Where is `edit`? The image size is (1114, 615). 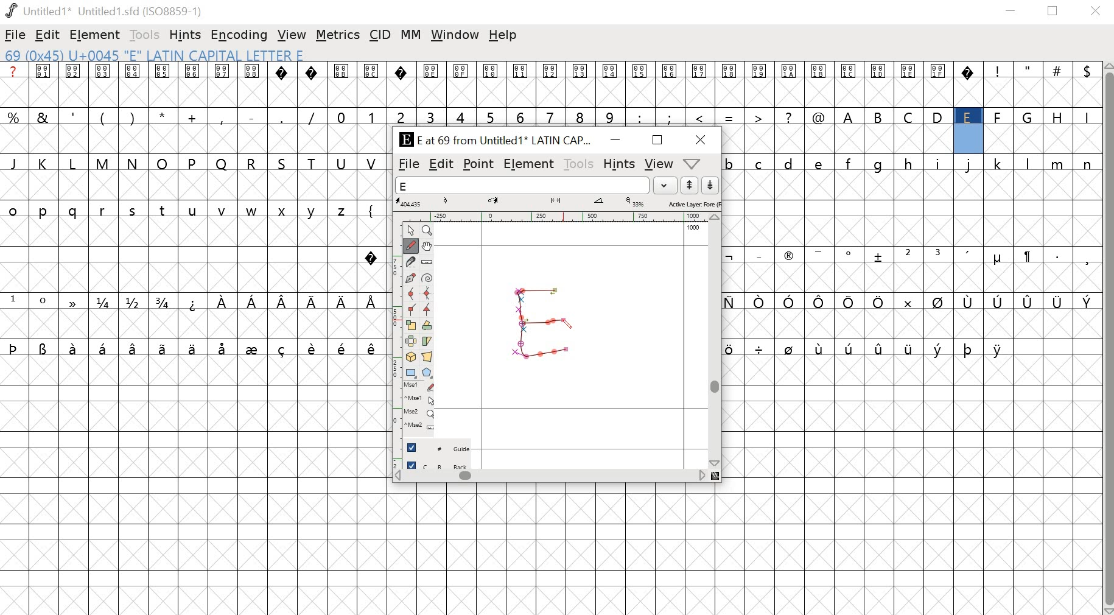
edit is located at coordinates (441, 165).